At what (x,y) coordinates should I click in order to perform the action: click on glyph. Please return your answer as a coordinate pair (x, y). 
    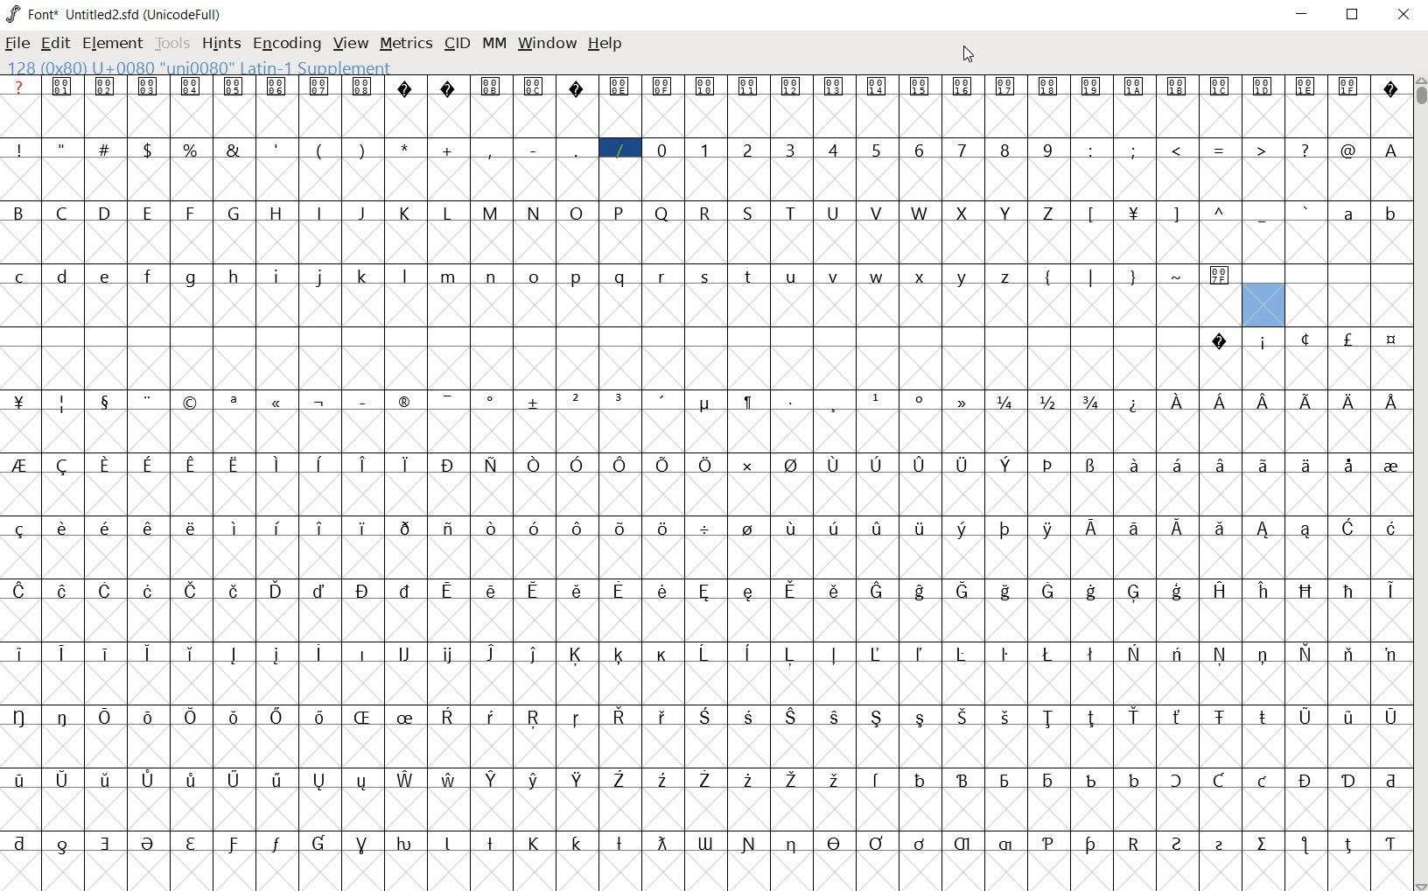
    Looking at the image, I should click on (107, 779).